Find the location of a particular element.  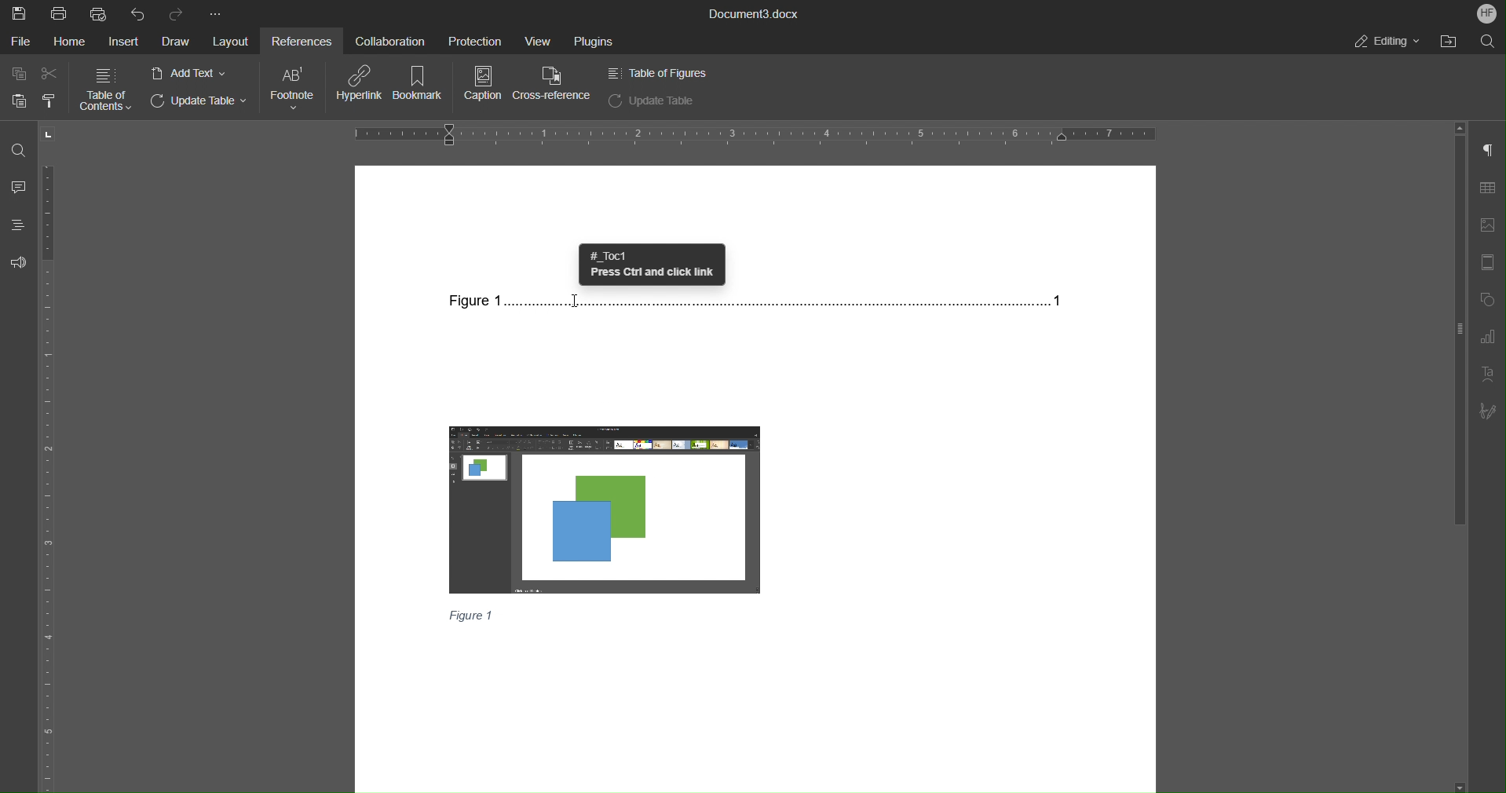

Text Art is located at coordinates (1489, 375).